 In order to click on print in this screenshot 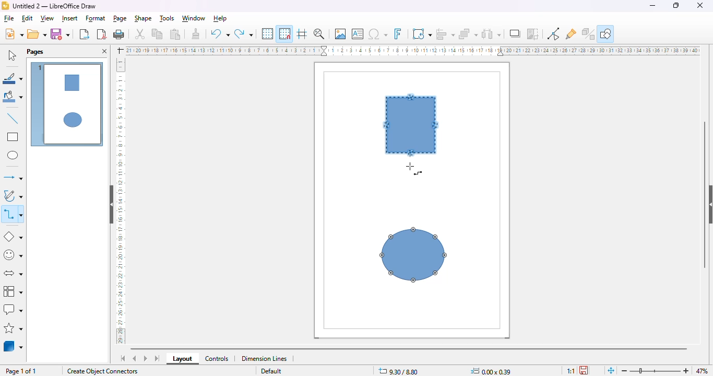, I will do `click(118, 34)`.